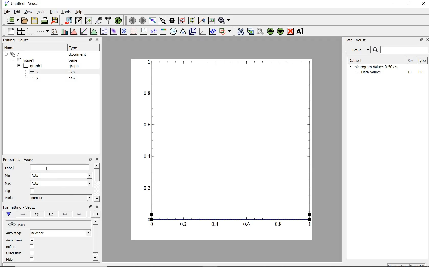  What do you see at coordinates (404, 50) in the screenshot?
I see `search for dataset names` at bounding box center [404, 50].